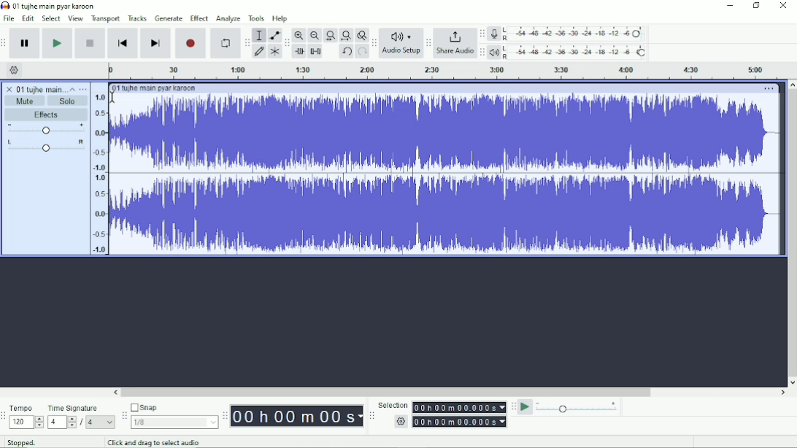 The width and height of the screenshot is (797, 448). What do you see at coordinates (72, 89) in the screenshot?
I see `Collapse` at bounding box center [72, 89].